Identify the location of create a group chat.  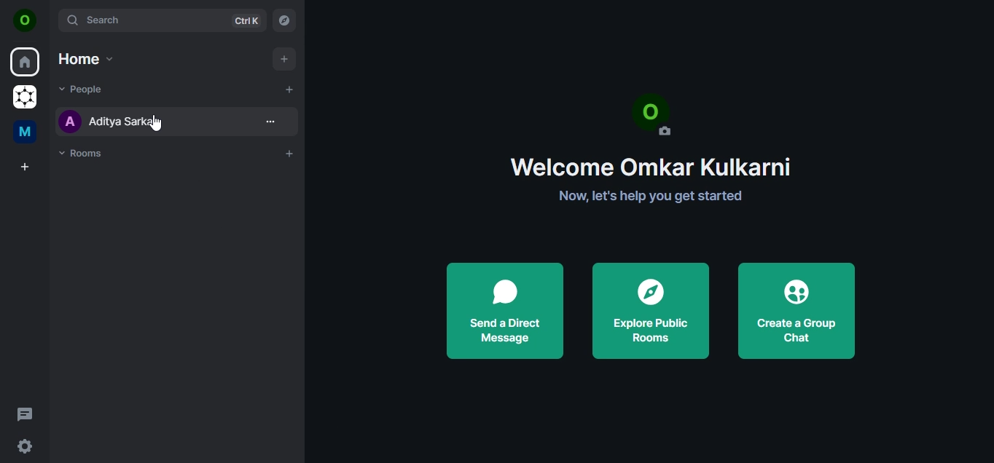
(799, 309).